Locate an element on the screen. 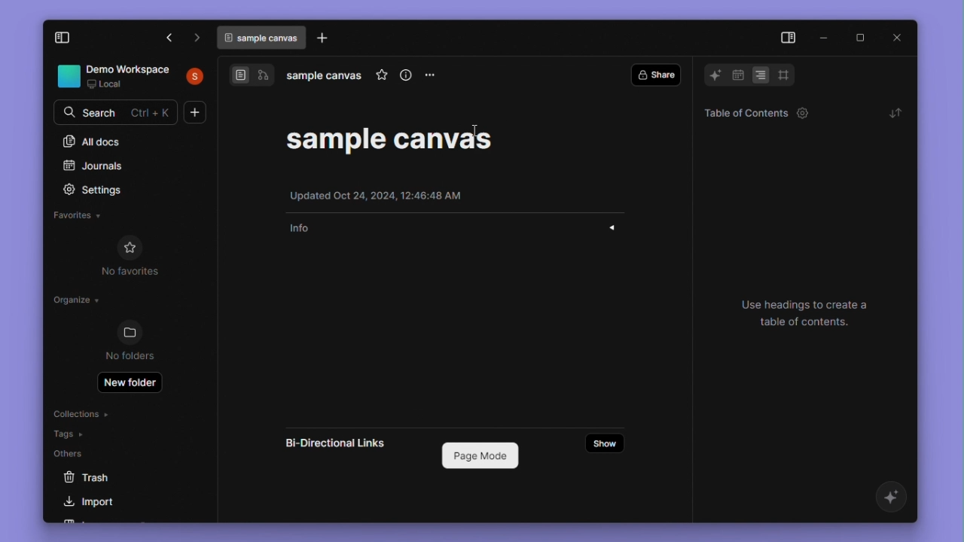  collapse side pane is located at coordinates (72, 38).